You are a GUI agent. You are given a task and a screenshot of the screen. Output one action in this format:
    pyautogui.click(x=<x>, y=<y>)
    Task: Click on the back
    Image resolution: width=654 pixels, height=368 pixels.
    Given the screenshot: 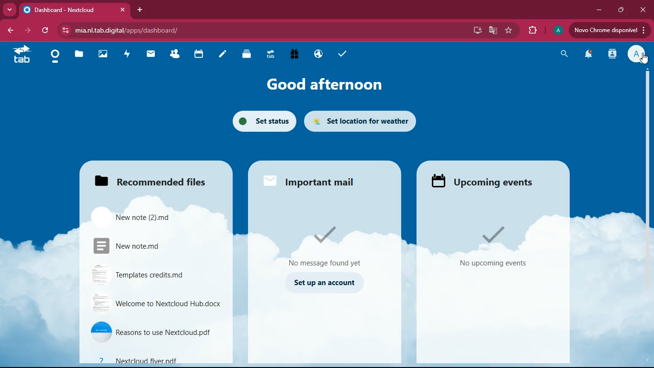 What is the action you would take?
    pyautogui.click(x=10, y=31)
    